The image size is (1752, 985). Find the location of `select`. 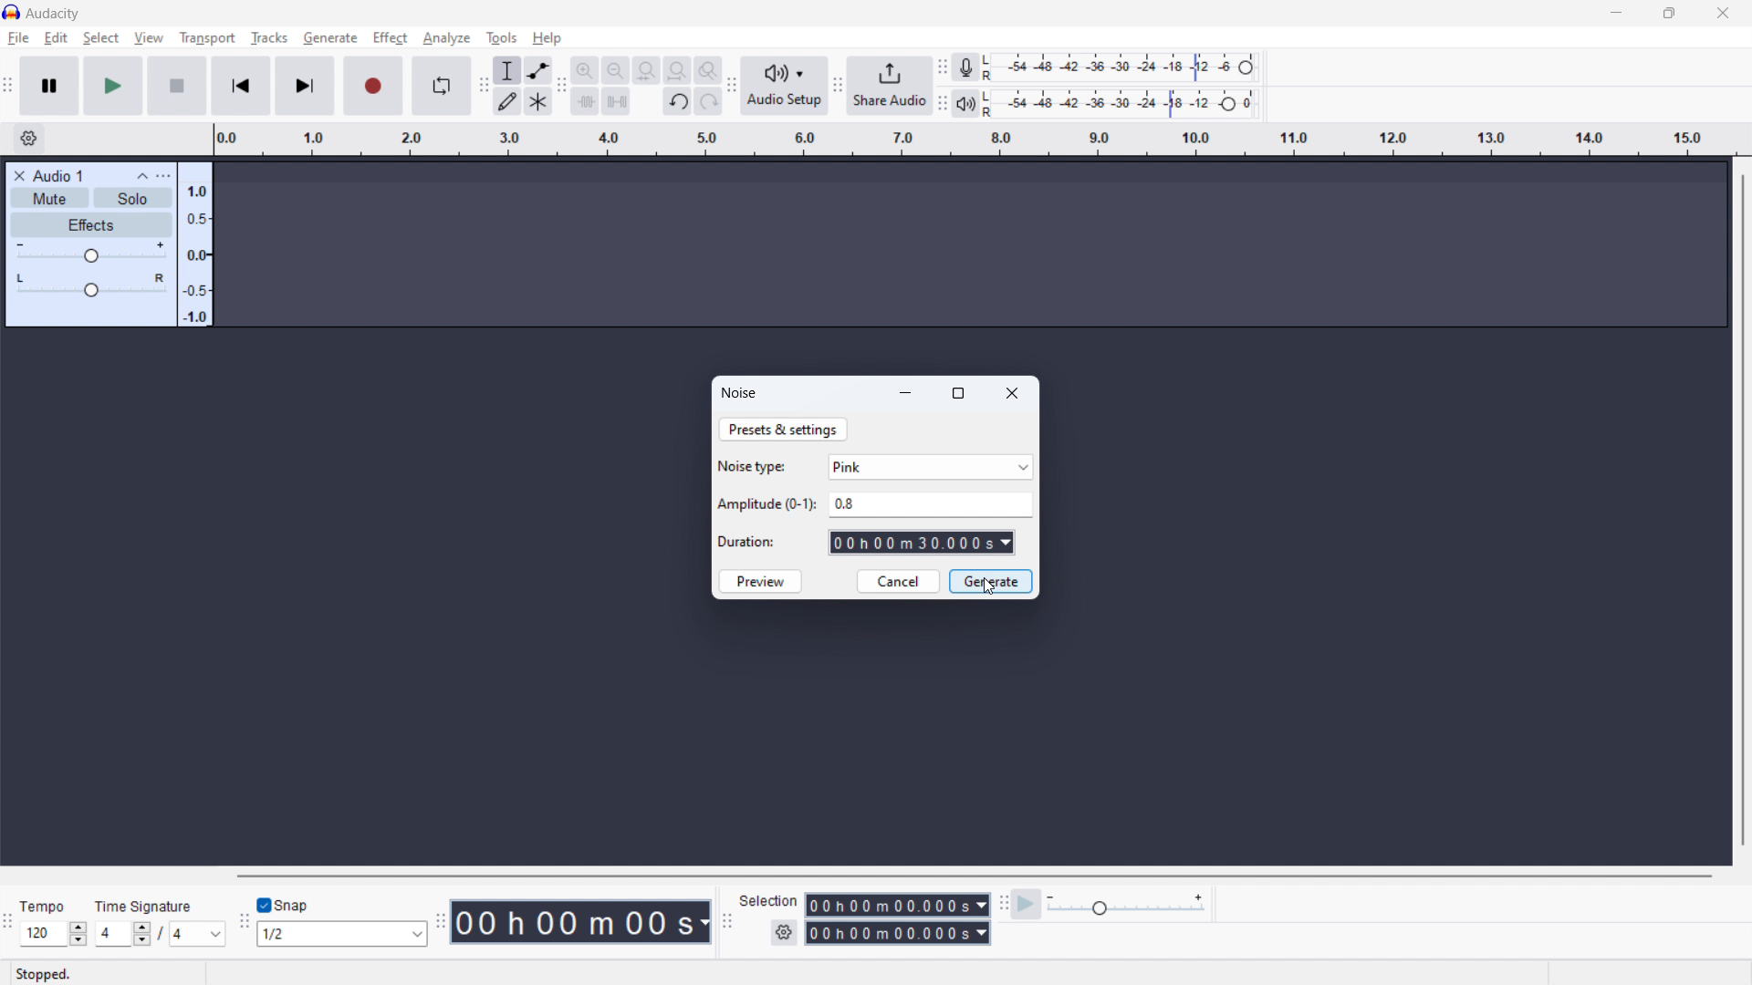

select is located at coordinates (101, 38).